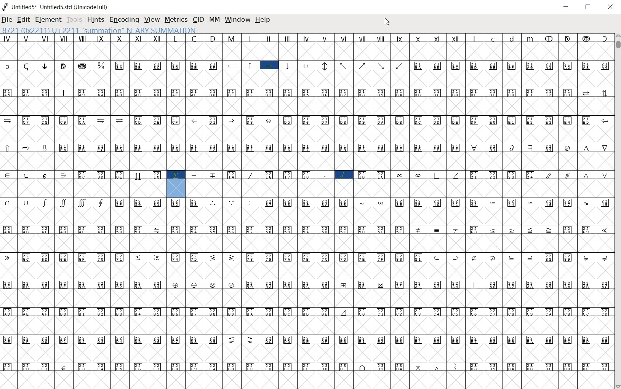  What do you see at coordinates (101, 30) in the screenshot?
I see `8721(0x2211) U+2211 "SUMMATION" N-ARY SUMMATION` at bounding box center [101, 30].